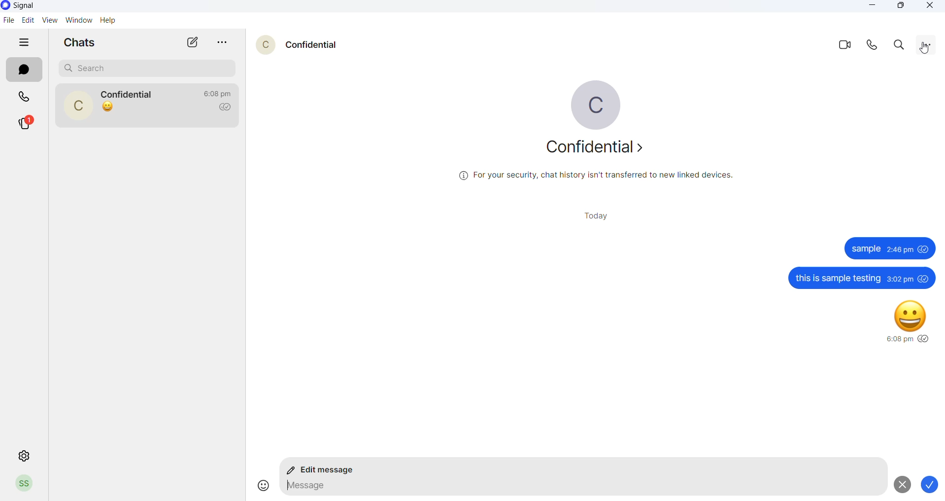  What do you see at coordinates (876, 6) in the screenshot?
I see `minimize` at bounding box center [876, 6].